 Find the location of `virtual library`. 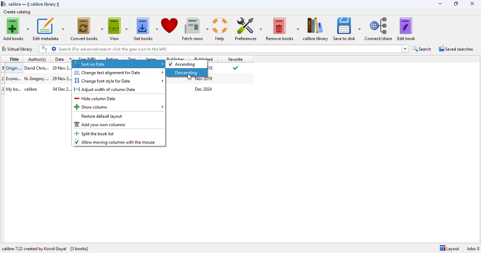

virtual library is located at coordinates (18, 49).